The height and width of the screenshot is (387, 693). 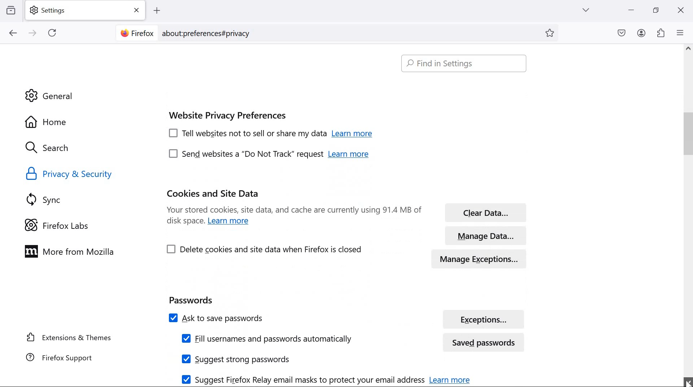 What do you see at coordinates (289, 194) in the screenshot?
I see `cookies & site data` at bounding box center [289, 194].